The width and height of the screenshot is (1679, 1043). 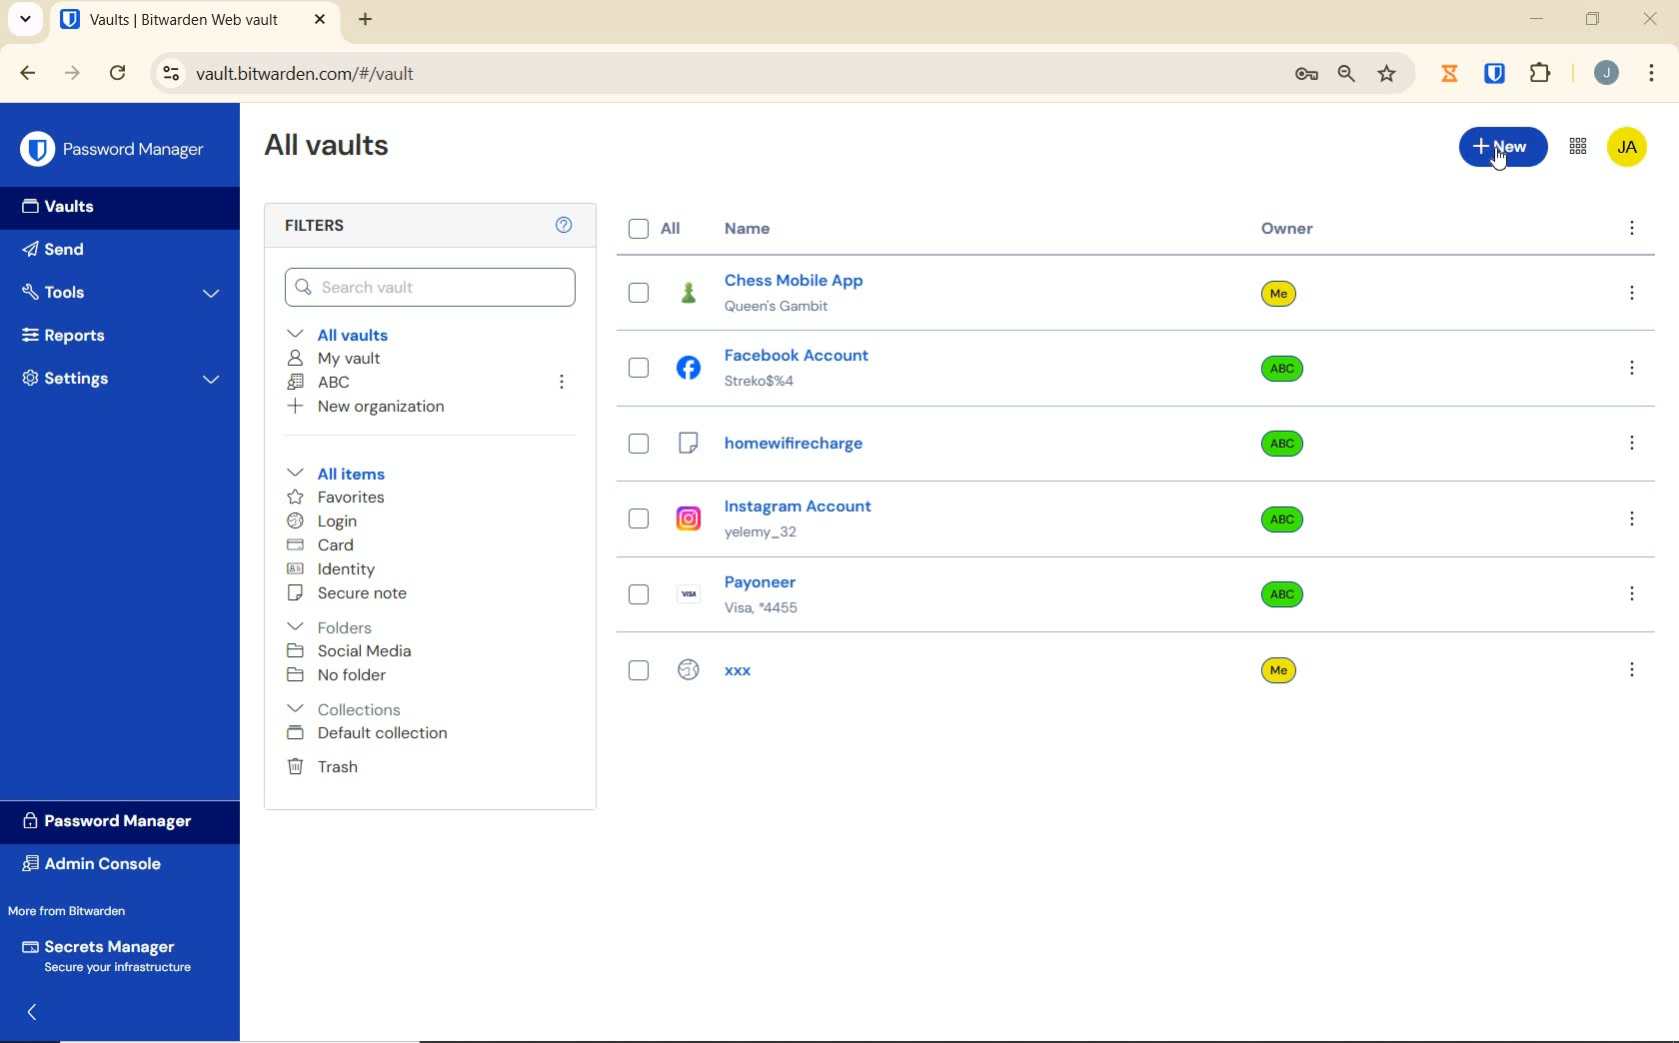 I want to click on Send, so click(x=58, y=248).